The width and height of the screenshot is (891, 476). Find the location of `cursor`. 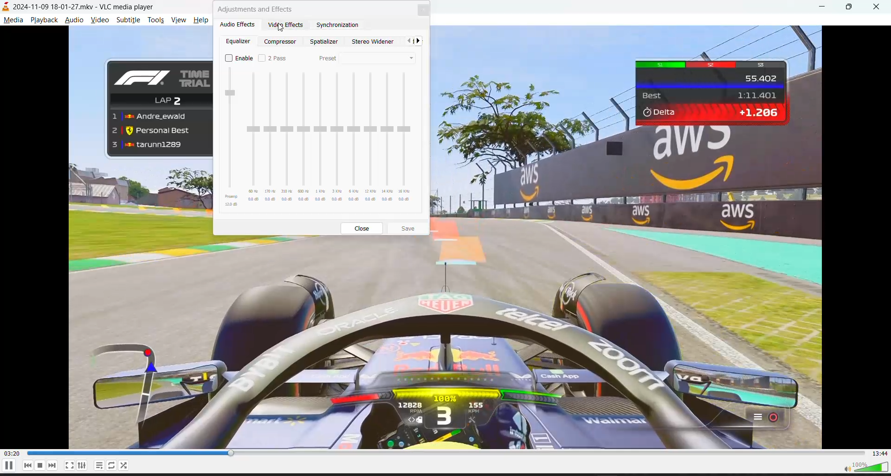

cursor is located at coordinates (280, 29).